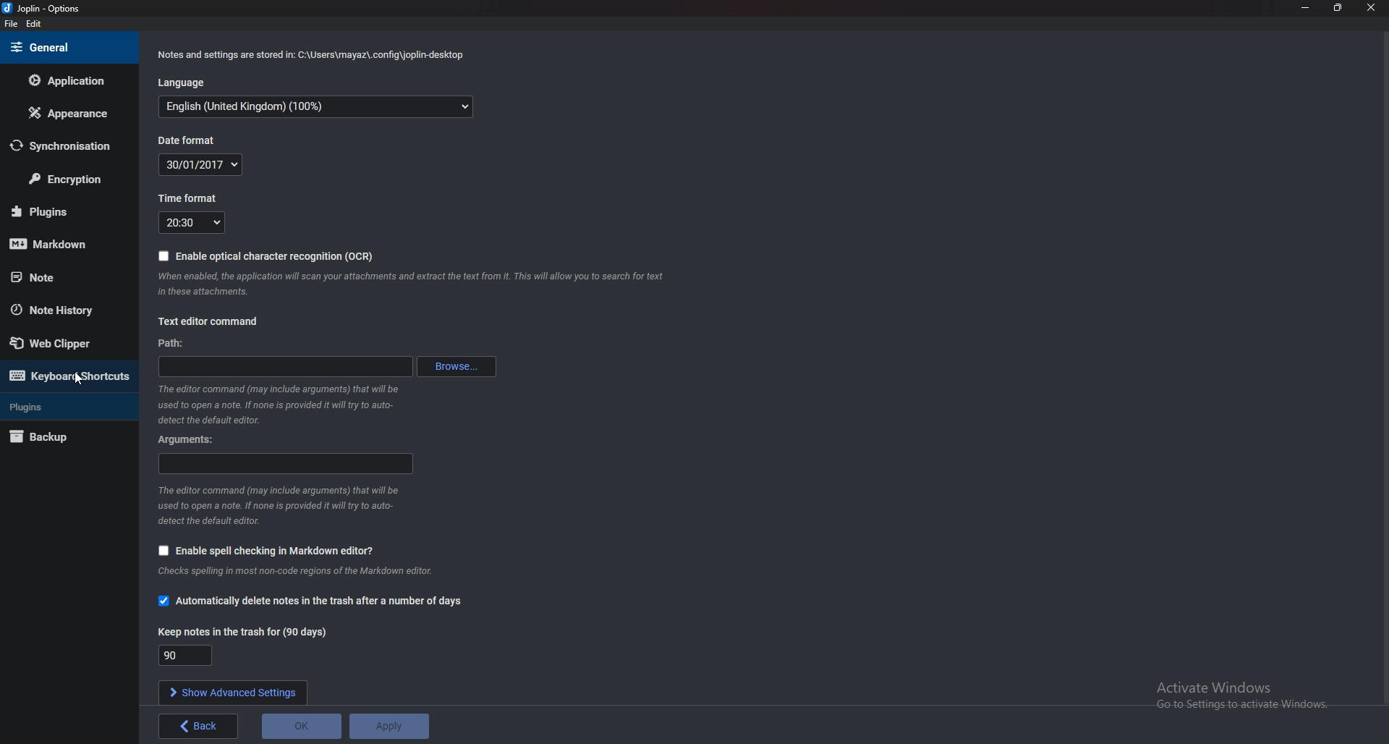 This screenshot has height=744, width=1389. What do you see at coordinates (279, 405) in the screenshot?
I see `The editor command (may include arguments) that will be
used to open a note. If none is provided it will ry to auto-
detect the default editor` at bounding box center [279, 405].